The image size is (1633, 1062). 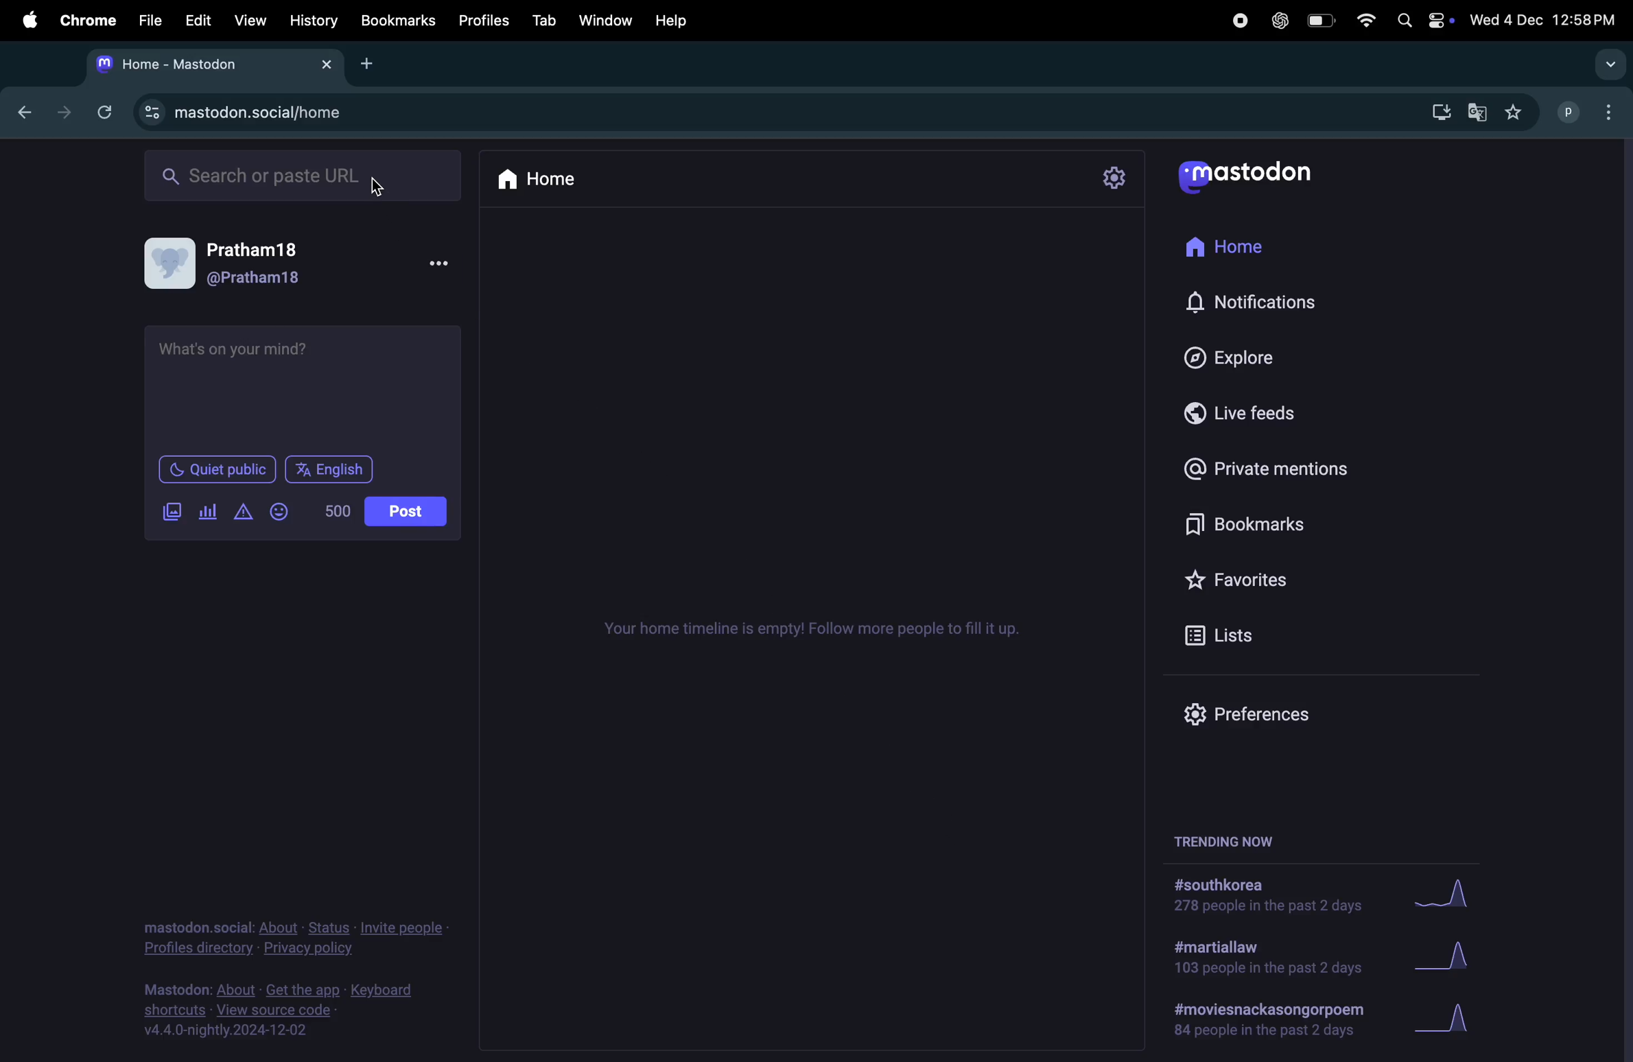 I want to click on google translate, so click(x=1479, y=109).